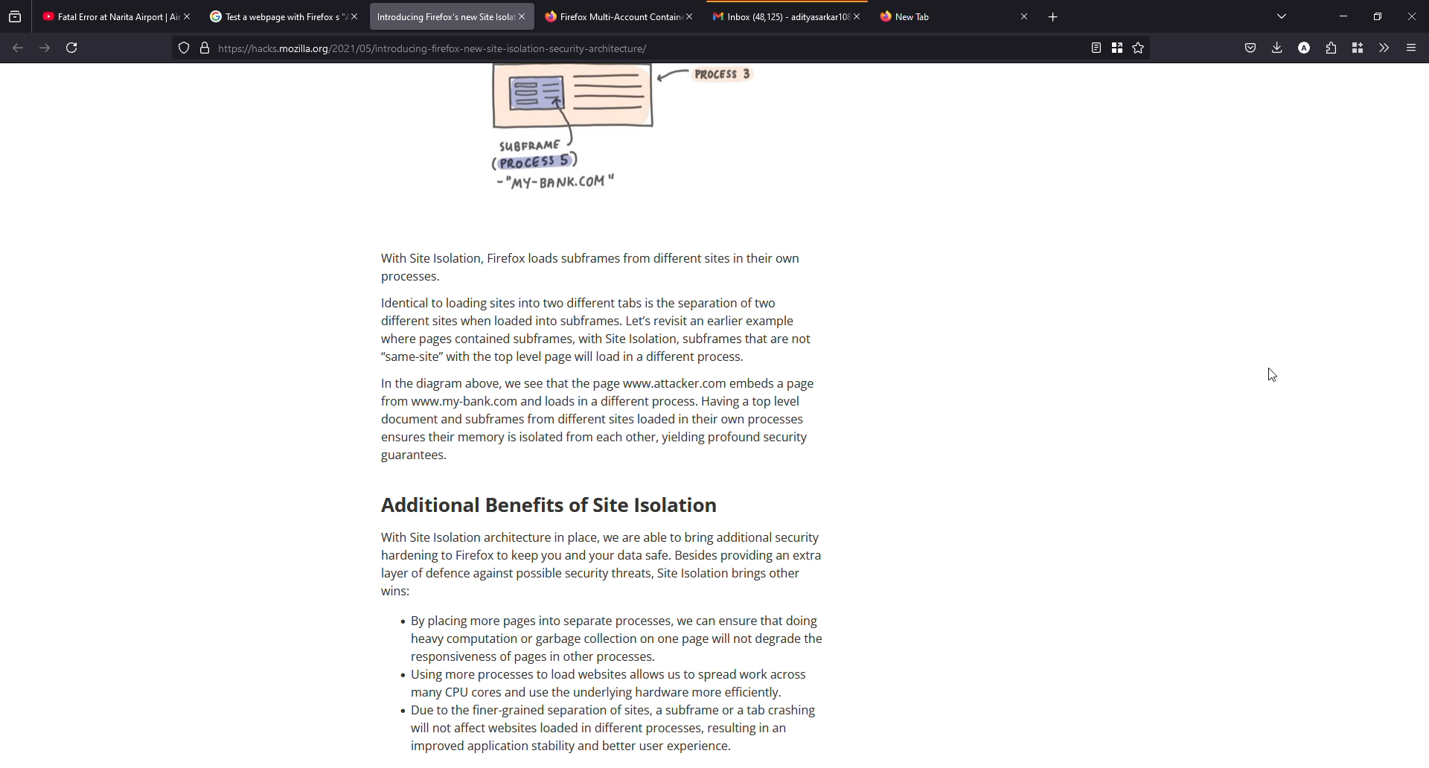 Image resolution: width=1429 pixels, height=768 pixels. I want to click on close, so click(1412, 16).